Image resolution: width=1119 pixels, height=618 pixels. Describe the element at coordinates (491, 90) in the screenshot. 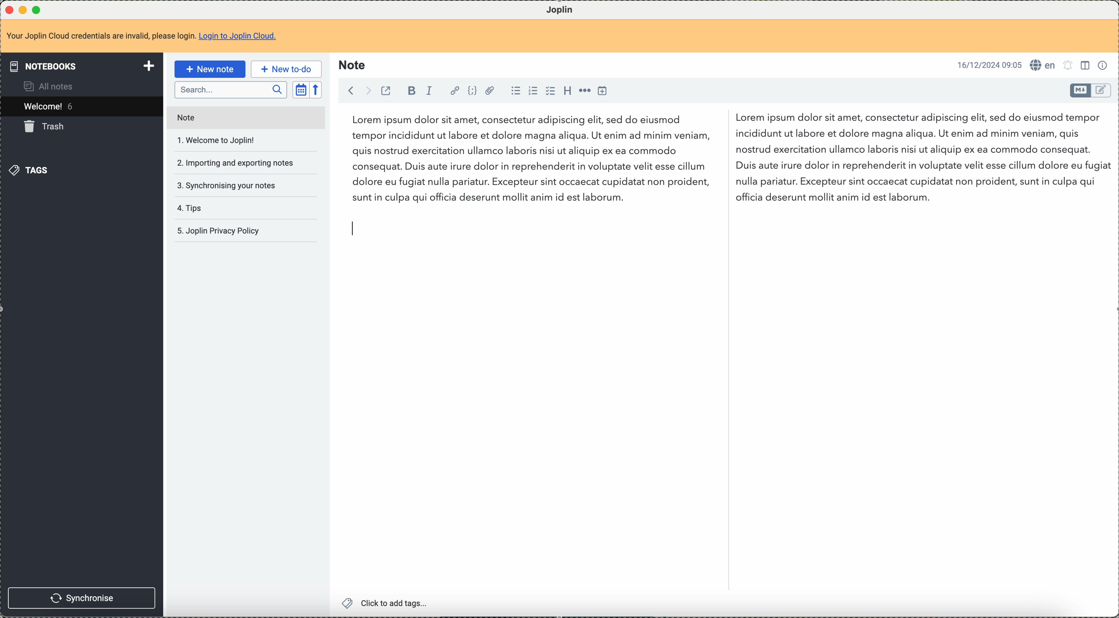

I see `attach file` at that location.